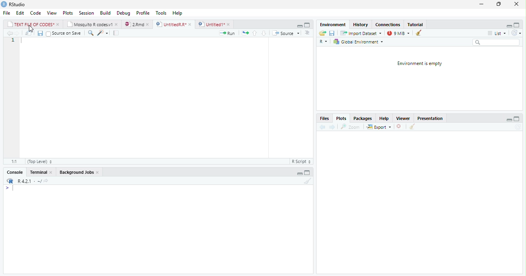 Image resolution: width=526 pixels, height=276 pixels. What do you see at coordinates (308, 181) in the screenshot?
I see `clear console` at bounding box center [308, 181].